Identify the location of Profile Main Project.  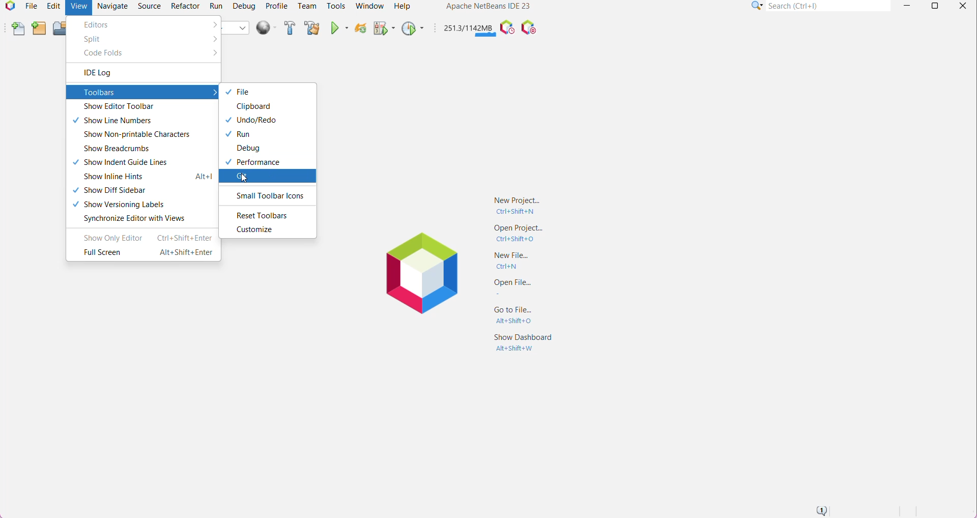
(412, 29).